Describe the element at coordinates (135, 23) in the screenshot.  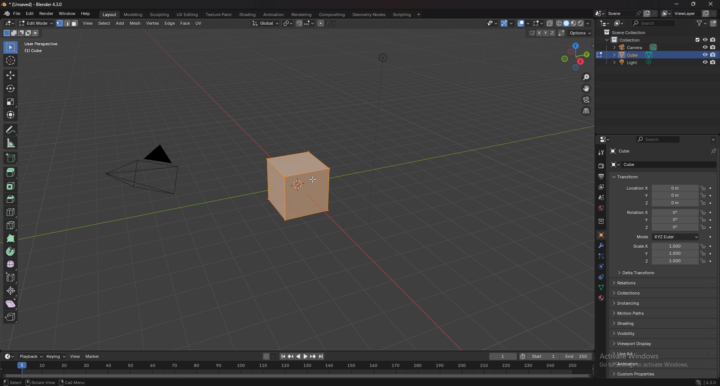
I see `mesh` at that location.